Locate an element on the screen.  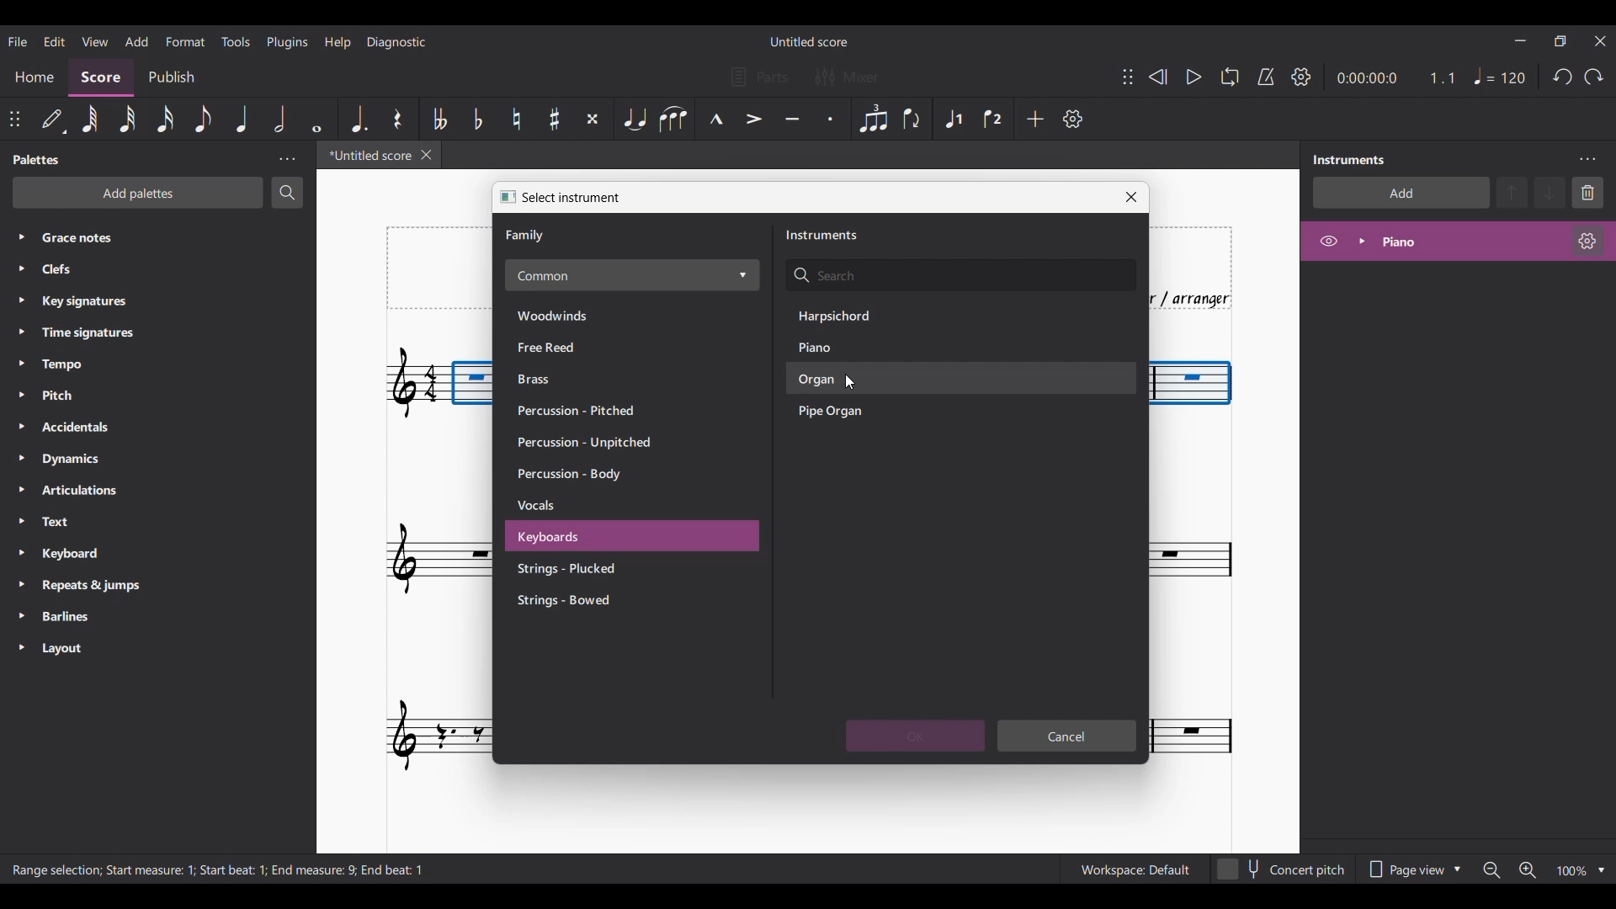
Dynamics is located at coordinates (100, 460).